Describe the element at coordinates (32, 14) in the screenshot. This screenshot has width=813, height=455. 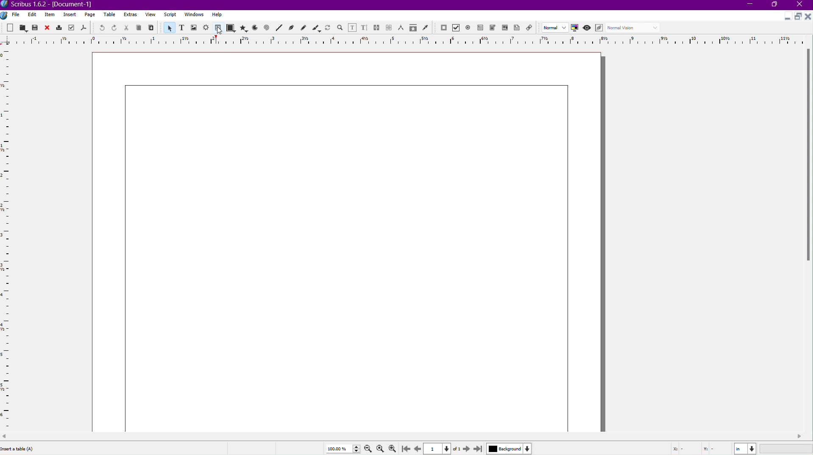
I see `Edit` at that location.